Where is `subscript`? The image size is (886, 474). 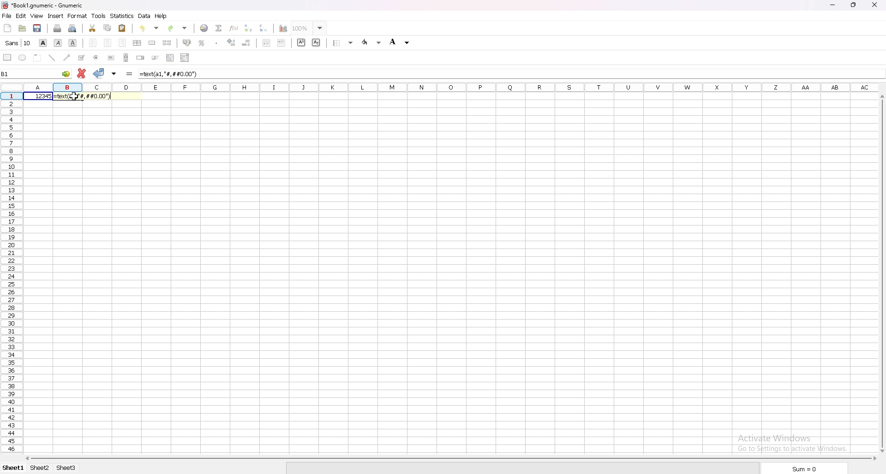 subscript is located at coordinates (316, 42).